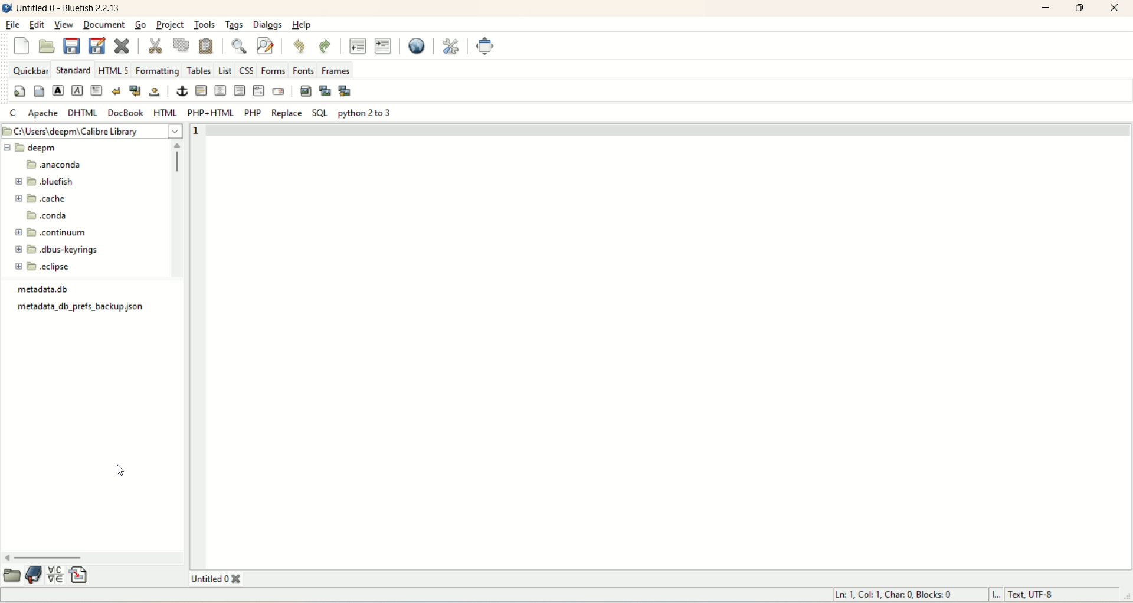 The height and width of the screenshot is (603, 1133). Describe the element at coordinates (55, 575) in the screenshot. I see `insert special character` at that location.